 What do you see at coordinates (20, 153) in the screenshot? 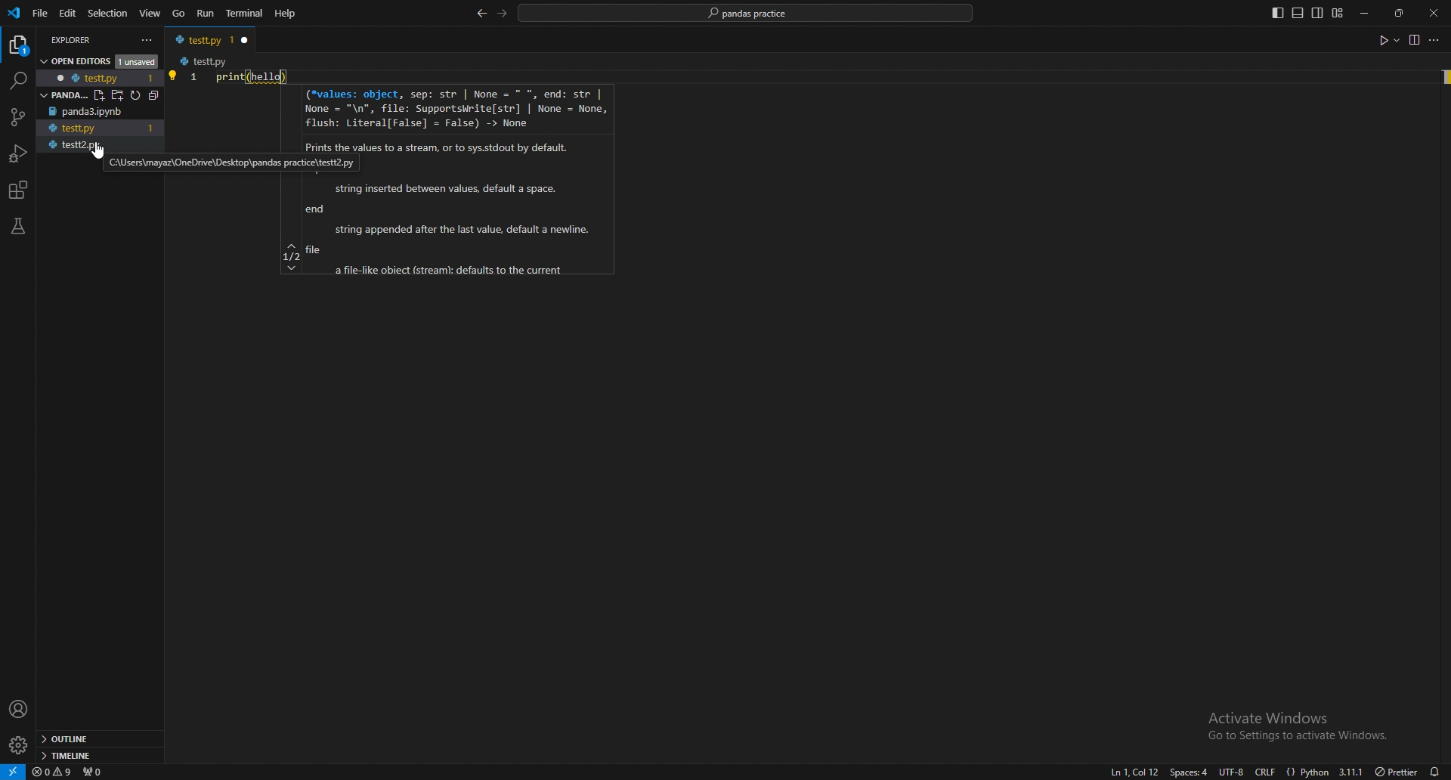
I see `run and debug` at bounding box center [20, 153].